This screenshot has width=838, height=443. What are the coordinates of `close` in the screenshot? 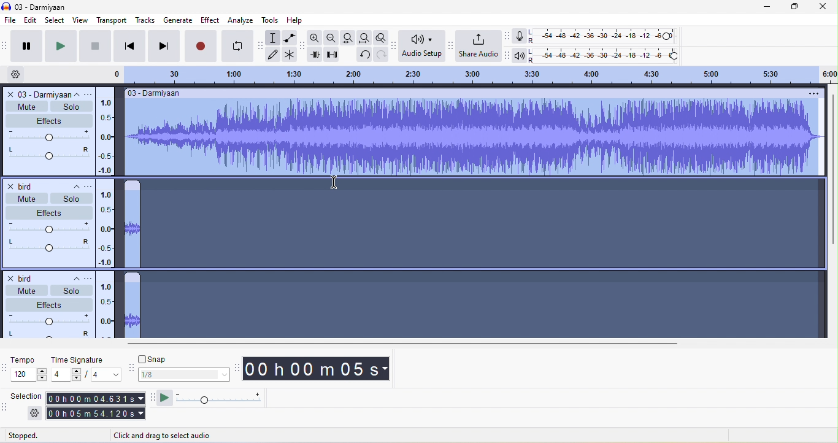 It's located at (821, 7).